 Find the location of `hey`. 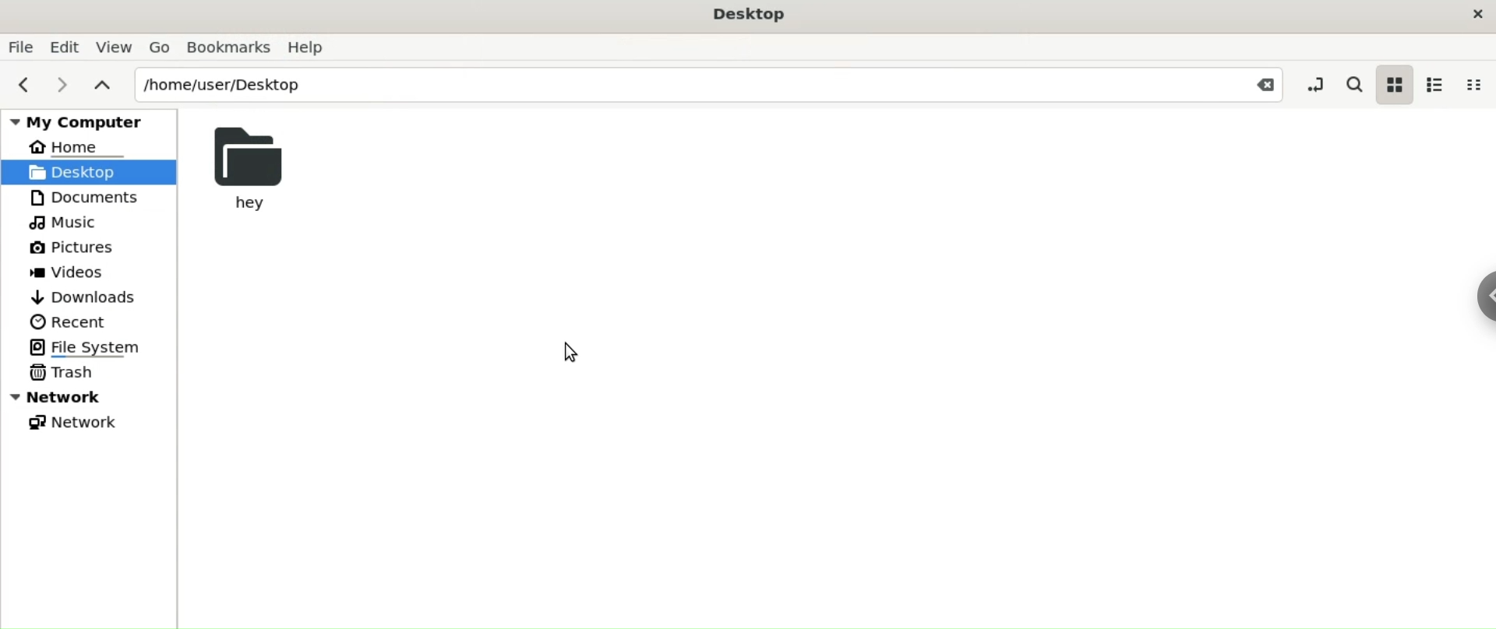

hey is located at coordinates (263, 165).